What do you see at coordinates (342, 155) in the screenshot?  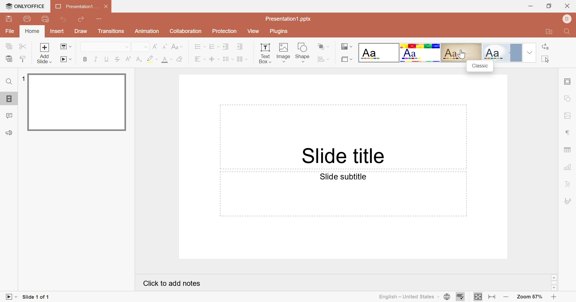 I see `Slide title` at bounding box center [342, 155].